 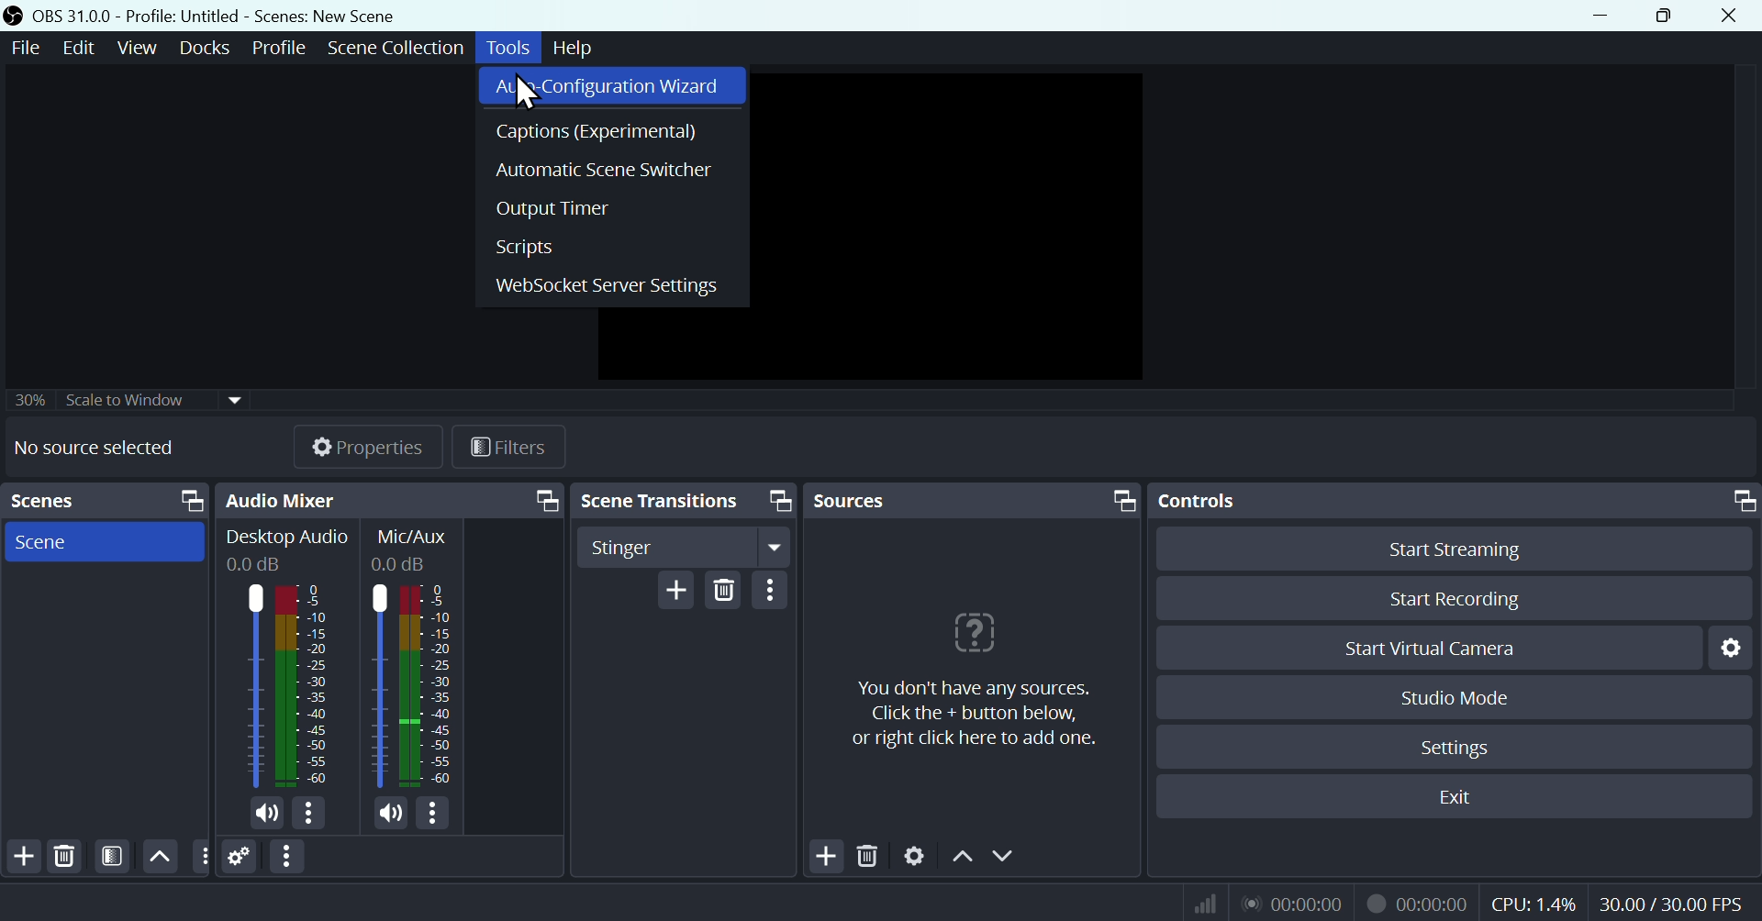 I want to click on 30.00/60.00 FPS, so click(x=1676, y=899).